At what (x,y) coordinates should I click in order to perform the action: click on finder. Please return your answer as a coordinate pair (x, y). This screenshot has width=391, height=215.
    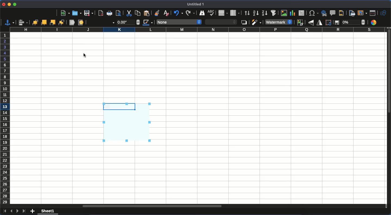
    Looking at the image, I should click on (201, 13).